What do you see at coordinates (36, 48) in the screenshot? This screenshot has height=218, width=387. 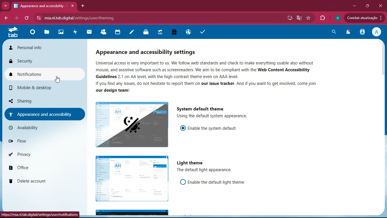 I see `personal info` at bounding box center [36, 48].